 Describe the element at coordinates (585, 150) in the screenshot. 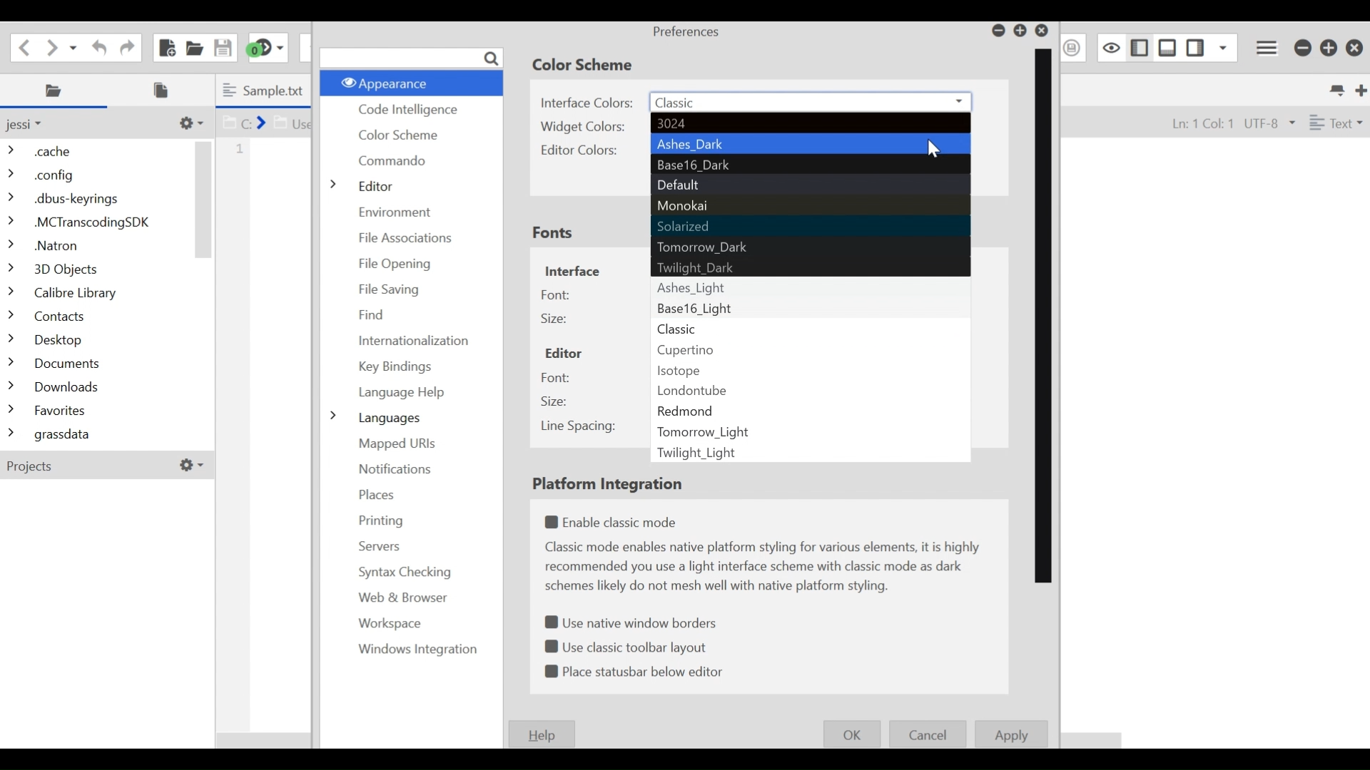

I see `Editor Colors` at that location.